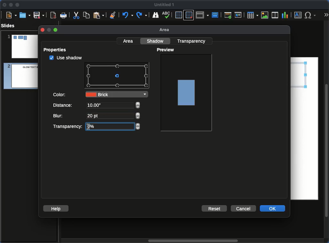 Image resolution: width=329 pixels, height=243 pixels. Describe the element at coordinates (252, 15) in the screenshot. I see `Table` at that location.